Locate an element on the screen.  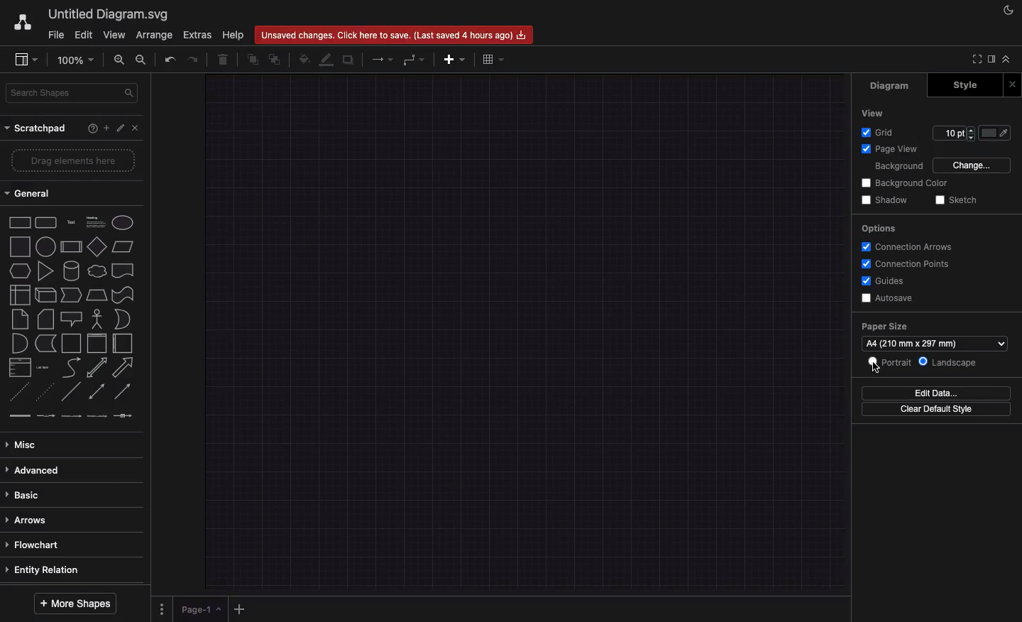
Table is located at coordinates (494, 61).